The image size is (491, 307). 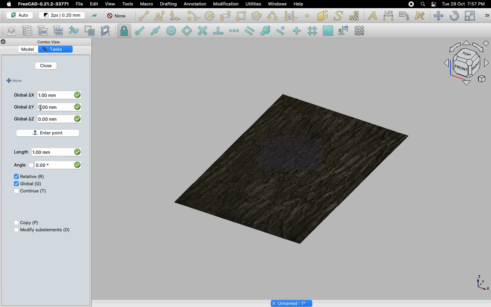 I want to click on Point, so click(x=307, y=15).